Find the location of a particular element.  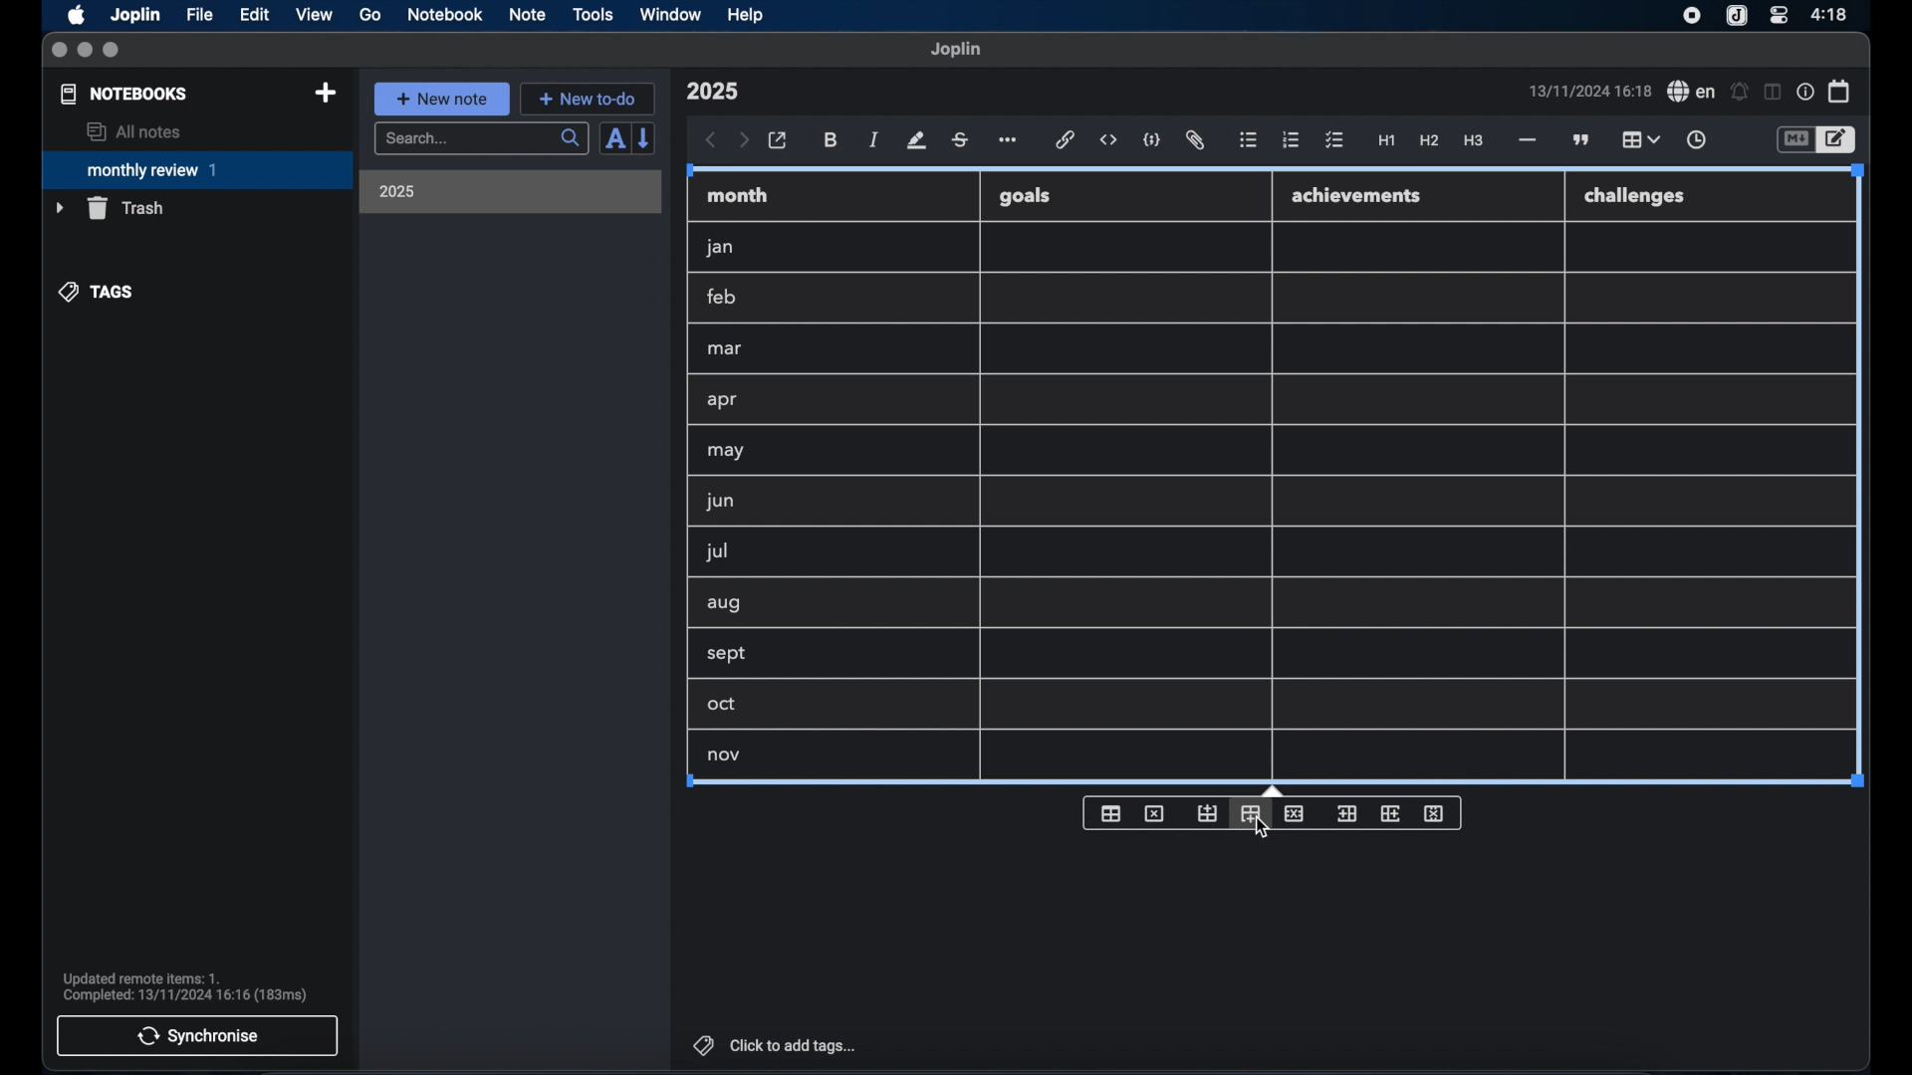

cursor is located at coordinates (1264, 827).